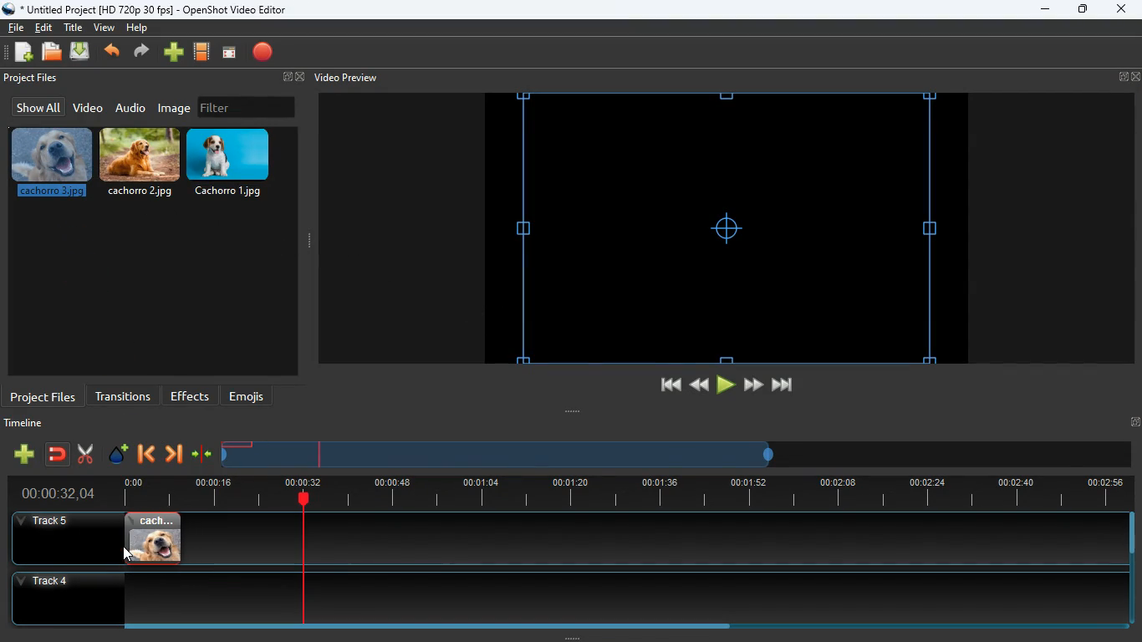  Describe the element at coordinates (142, 163) in the screenshot. I see `cachorro.2.jpg` at that location.